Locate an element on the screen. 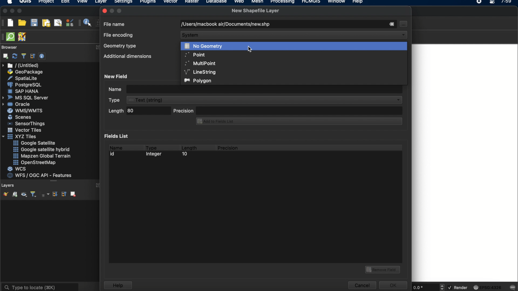  was/wmts is located at coordinates (26, 111).